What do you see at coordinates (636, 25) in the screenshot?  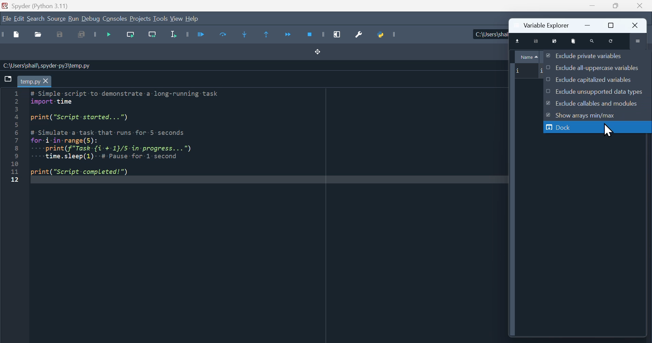 I see `close` at bounding box center [636, 25].